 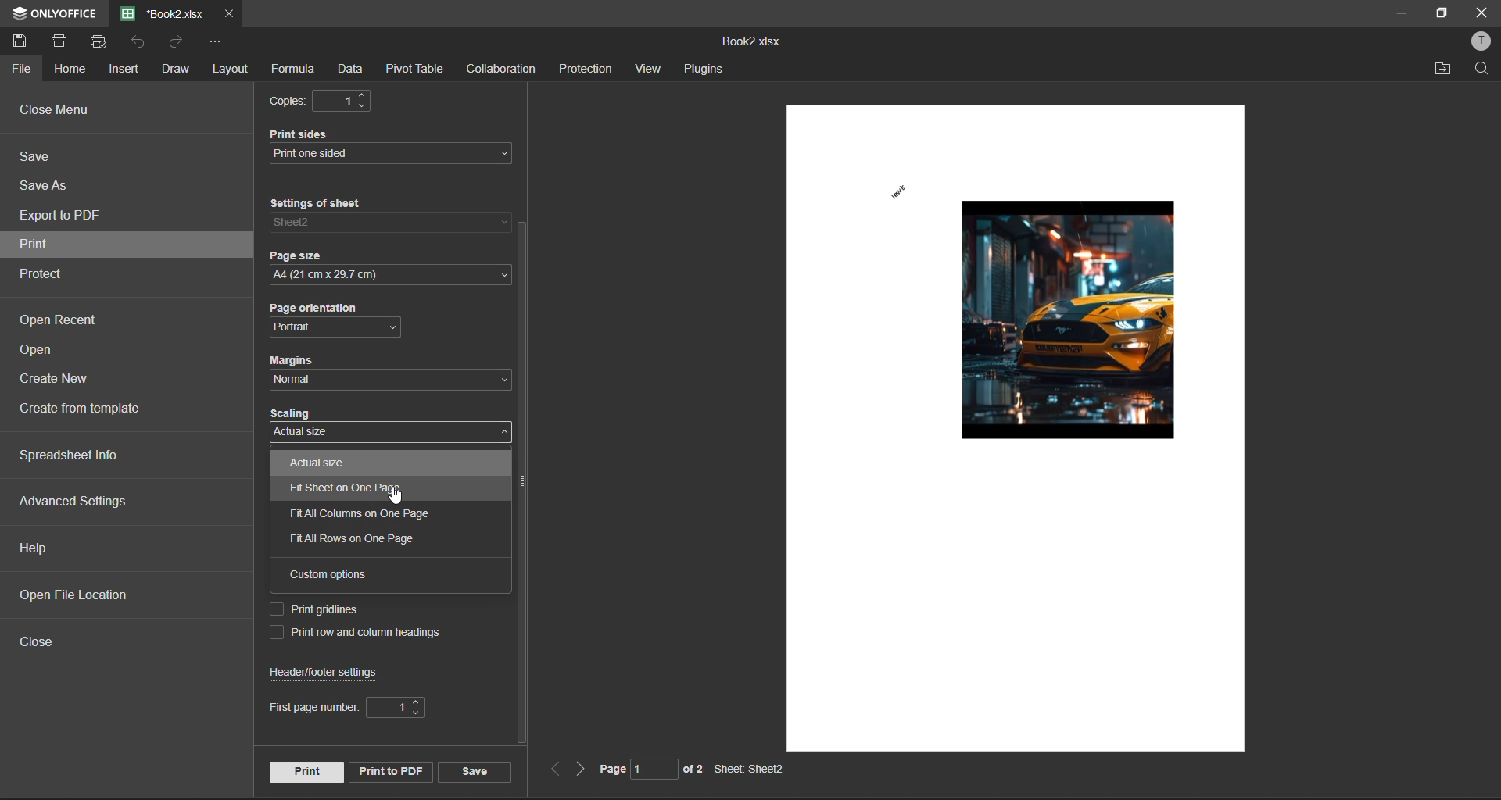 What do you see at coordinates (294, 70) in the screenshot?
I see `formula` at bounding box center [294, 70].